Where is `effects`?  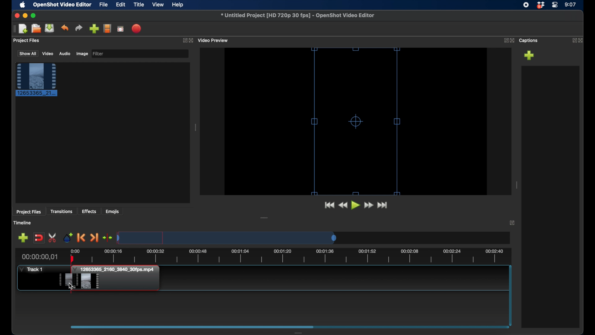 effects is located at coordinates (89, 211).